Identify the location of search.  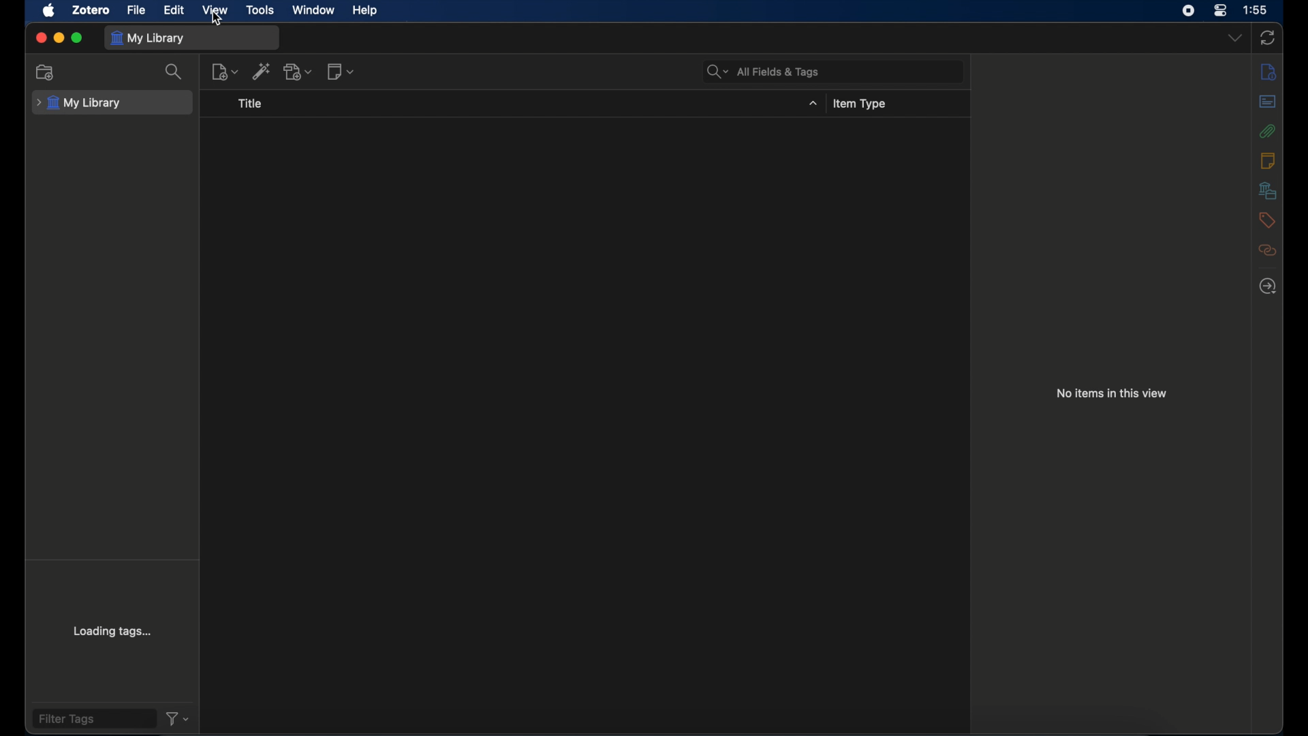
(176, 72).